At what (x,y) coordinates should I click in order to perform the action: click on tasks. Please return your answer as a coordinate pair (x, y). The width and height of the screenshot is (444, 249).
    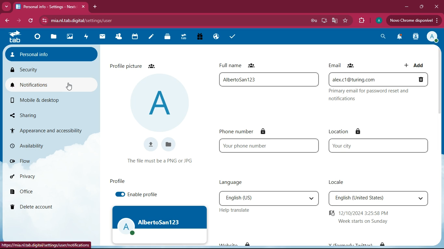
    Looking at the image, I should click on (230, 36).